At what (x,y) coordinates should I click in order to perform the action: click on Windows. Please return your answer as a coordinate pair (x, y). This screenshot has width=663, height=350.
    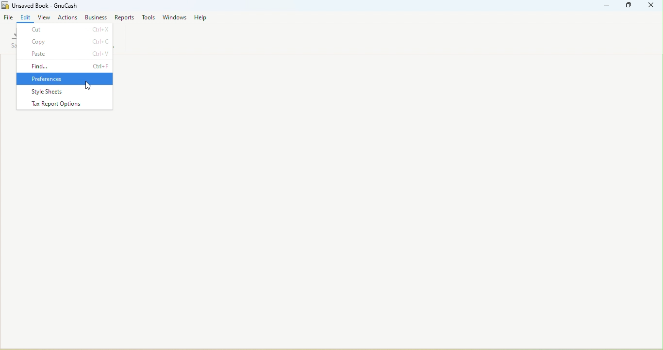
    Looking at the image, I should click on (175, 17).